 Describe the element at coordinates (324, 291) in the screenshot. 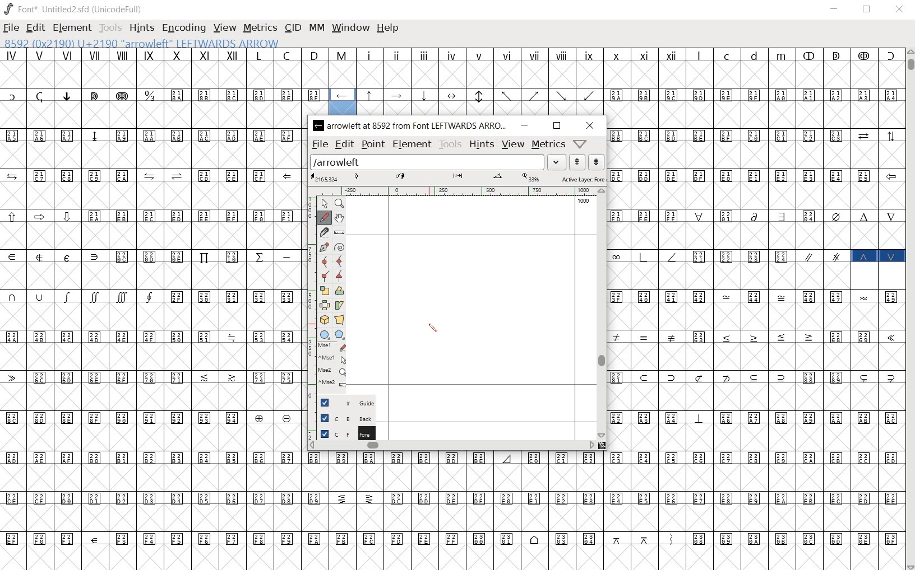

I see `scale the selection` at that location.